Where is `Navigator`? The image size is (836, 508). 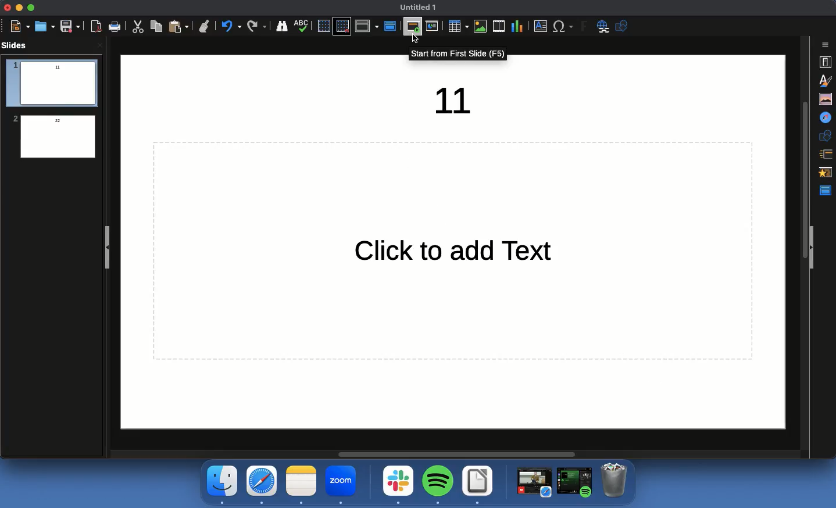 Navigator is located at coordinates (827, 117).